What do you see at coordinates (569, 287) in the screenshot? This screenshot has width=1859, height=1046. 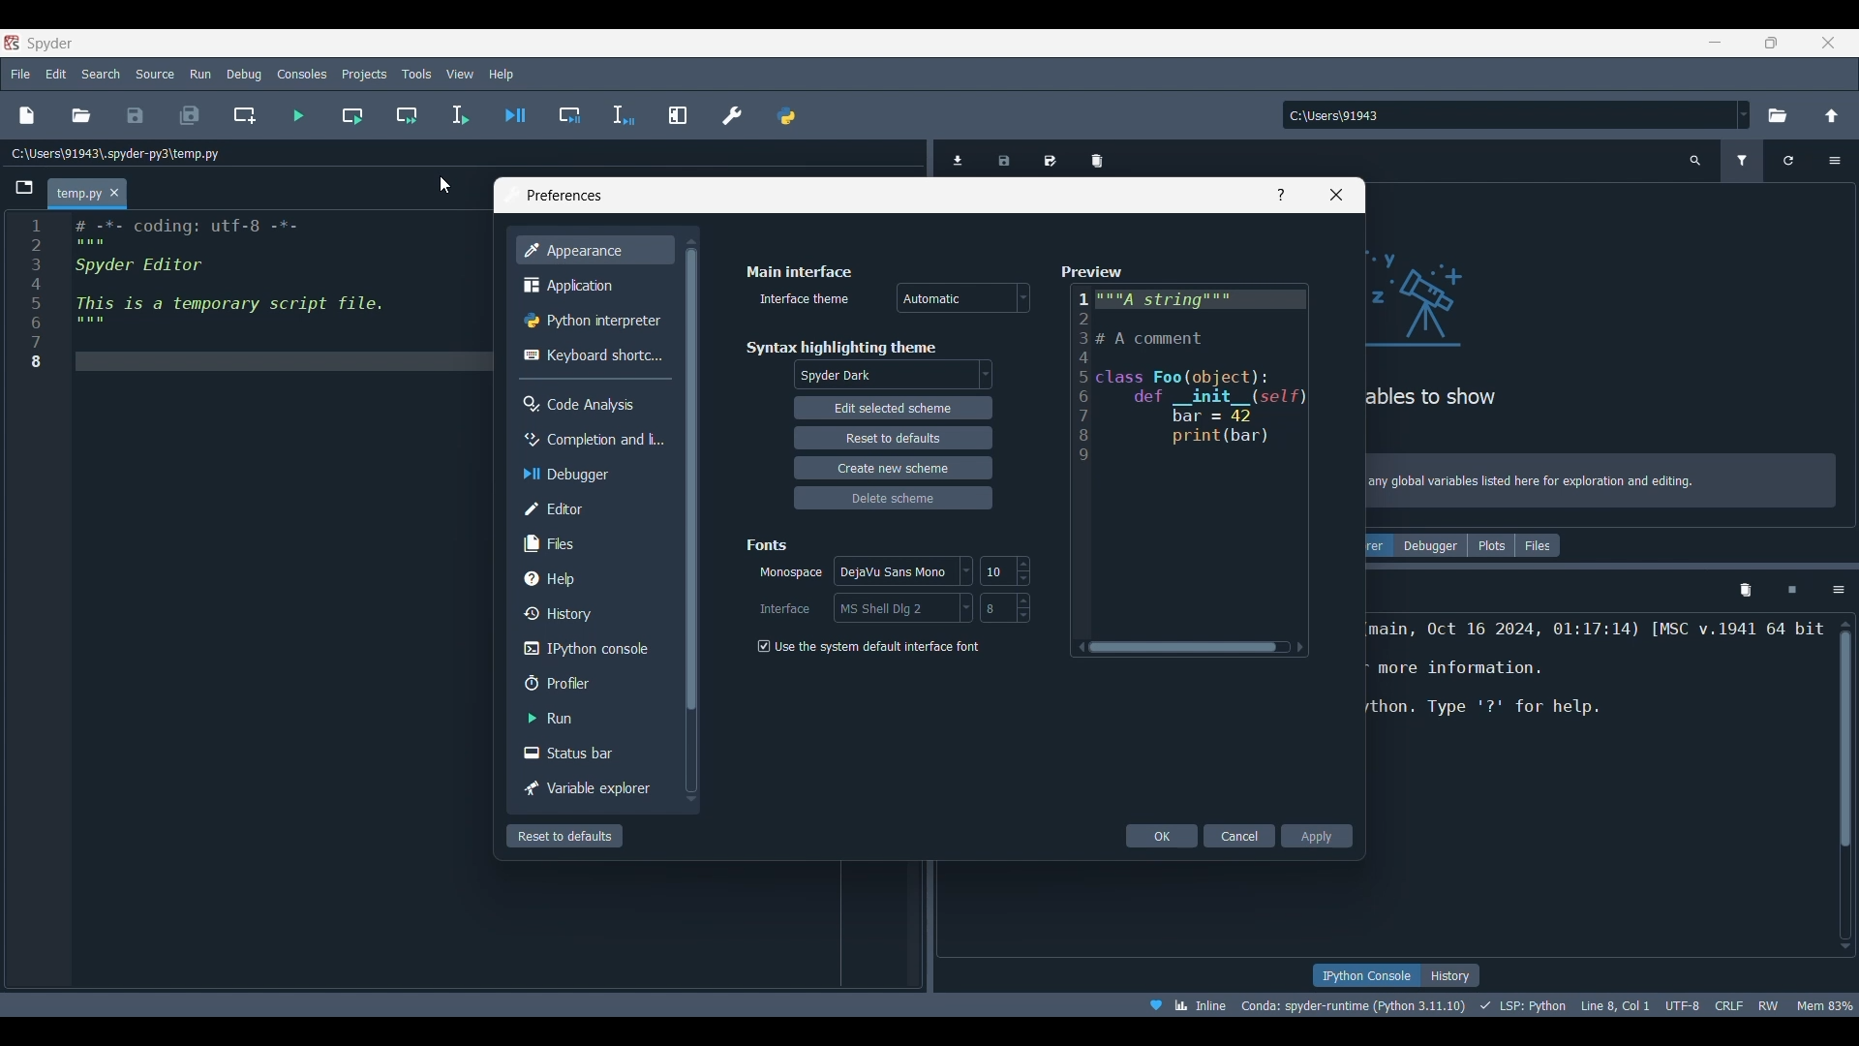 I see `application` at bounding box center [569, 287].